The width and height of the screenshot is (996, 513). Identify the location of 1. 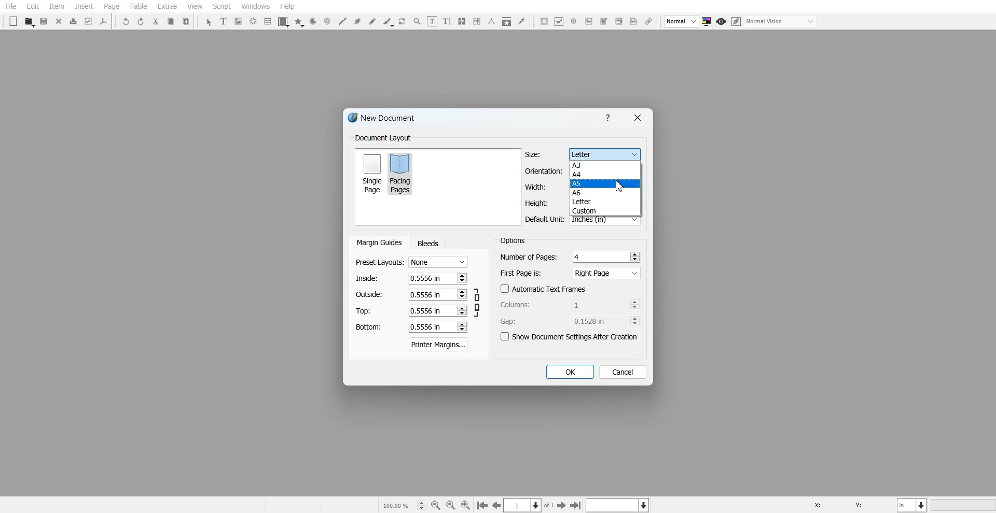
(592, 304).